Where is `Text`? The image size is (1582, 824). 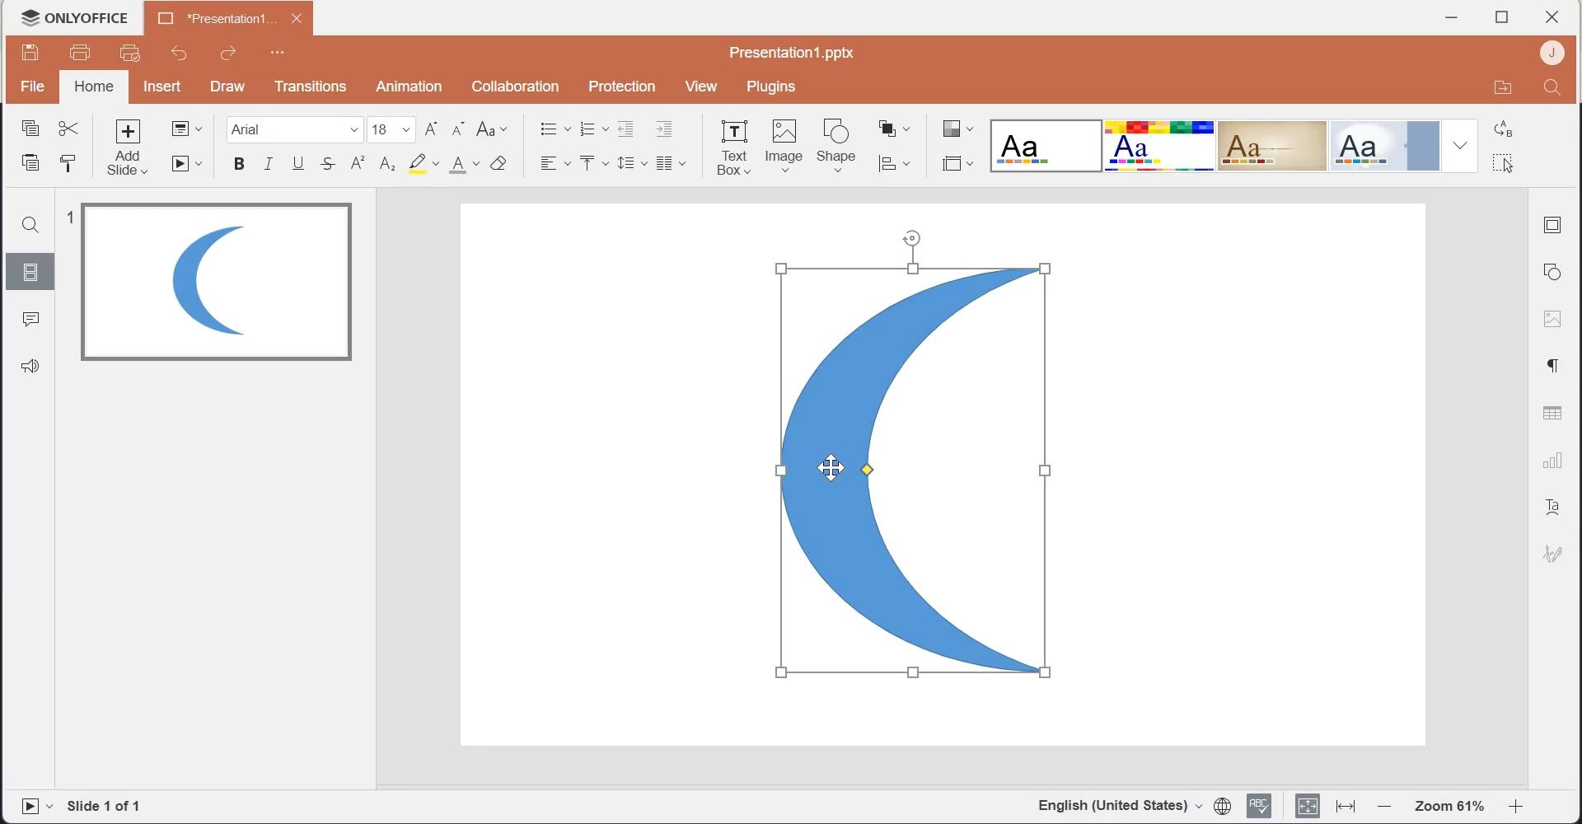 Text is located at coordinates (1557, 505).